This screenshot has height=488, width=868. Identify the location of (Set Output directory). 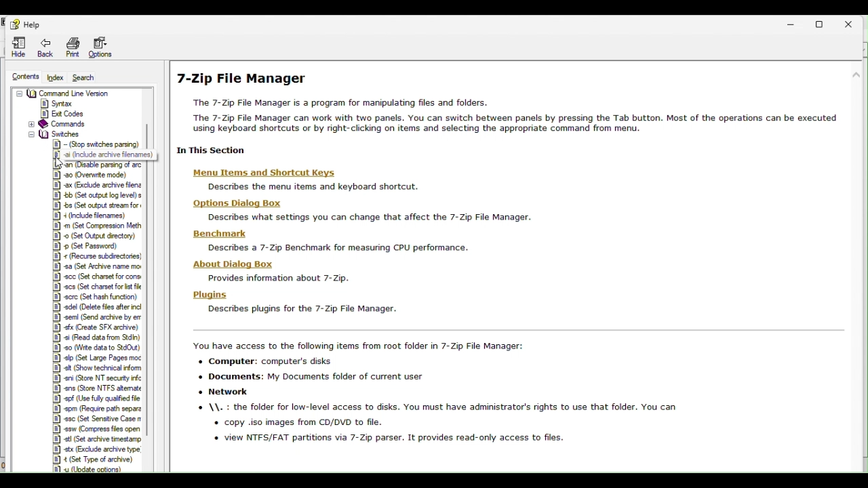
(96, 235).